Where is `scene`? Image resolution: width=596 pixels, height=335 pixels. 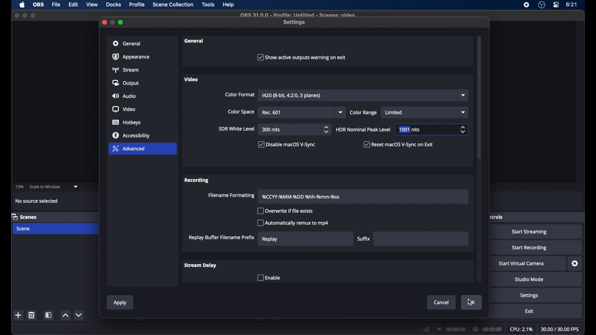 scene is located at coordinates (24, 229).